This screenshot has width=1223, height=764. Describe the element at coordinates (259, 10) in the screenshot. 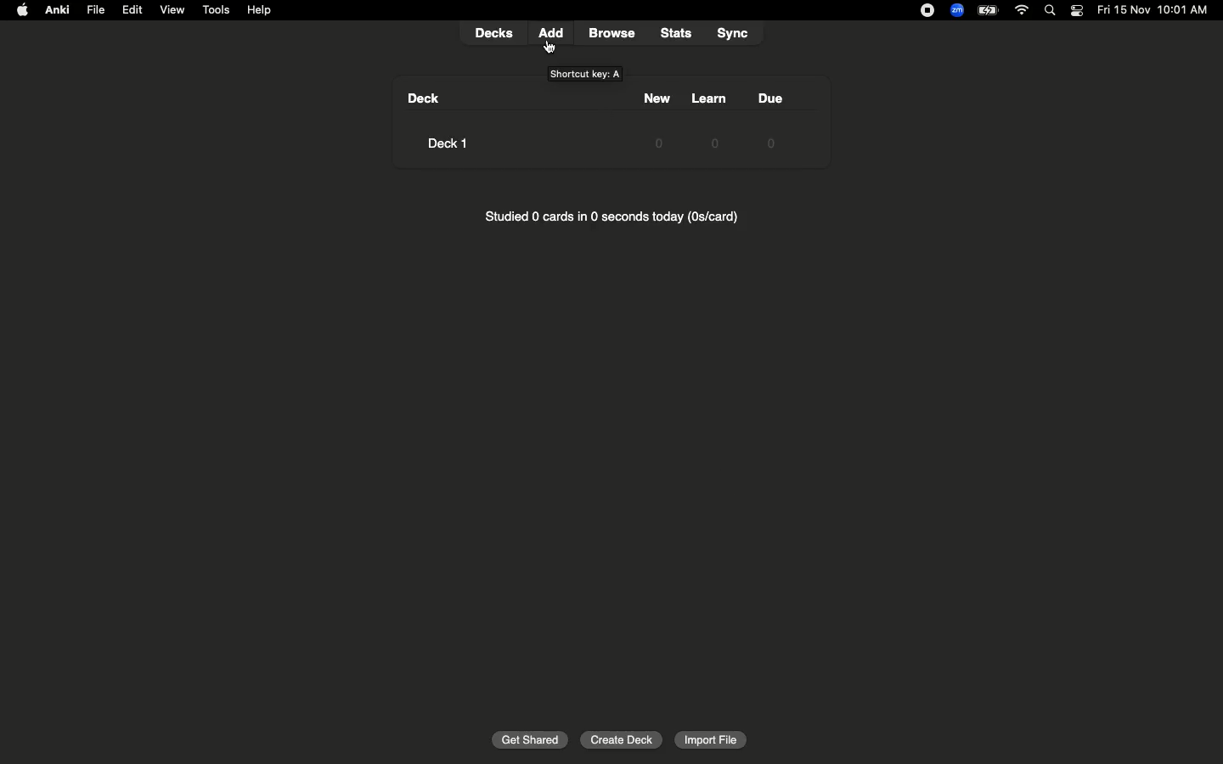

I see `Help` at that location.